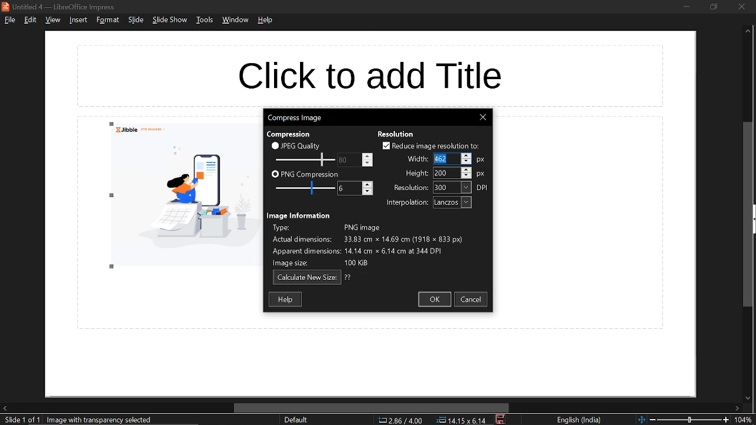 The image size is (756, 425). I want to click on cancel, so click(472, 299).